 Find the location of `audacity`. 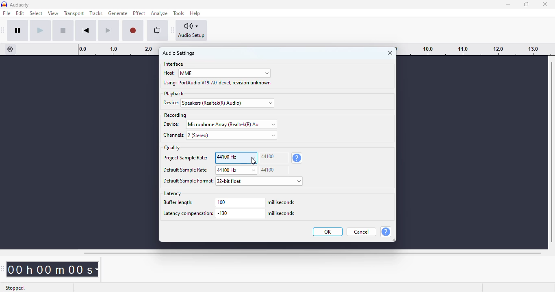

audacity is located at coordinates (20, 5).